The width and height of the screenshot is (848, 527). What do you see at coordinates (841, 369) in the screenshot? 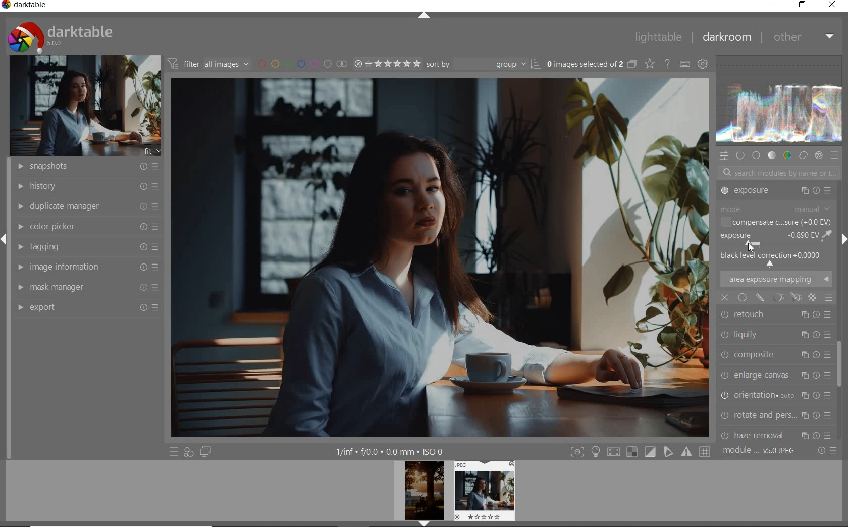
I see `SCROLLBAR` at bounding box center [841, 369].